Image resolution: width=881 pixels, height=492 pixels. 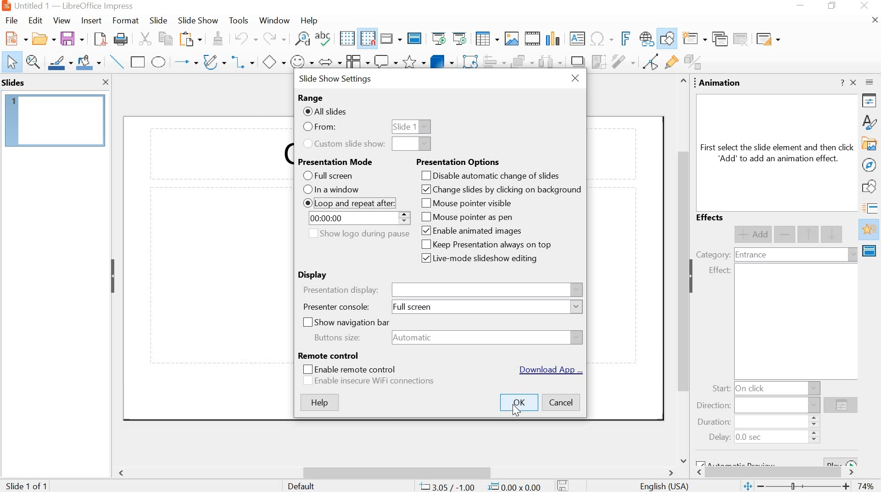 What do you see at coordinates (802, 7) in the screenshot?
I see `minimize` at bounding box center [802, 7].